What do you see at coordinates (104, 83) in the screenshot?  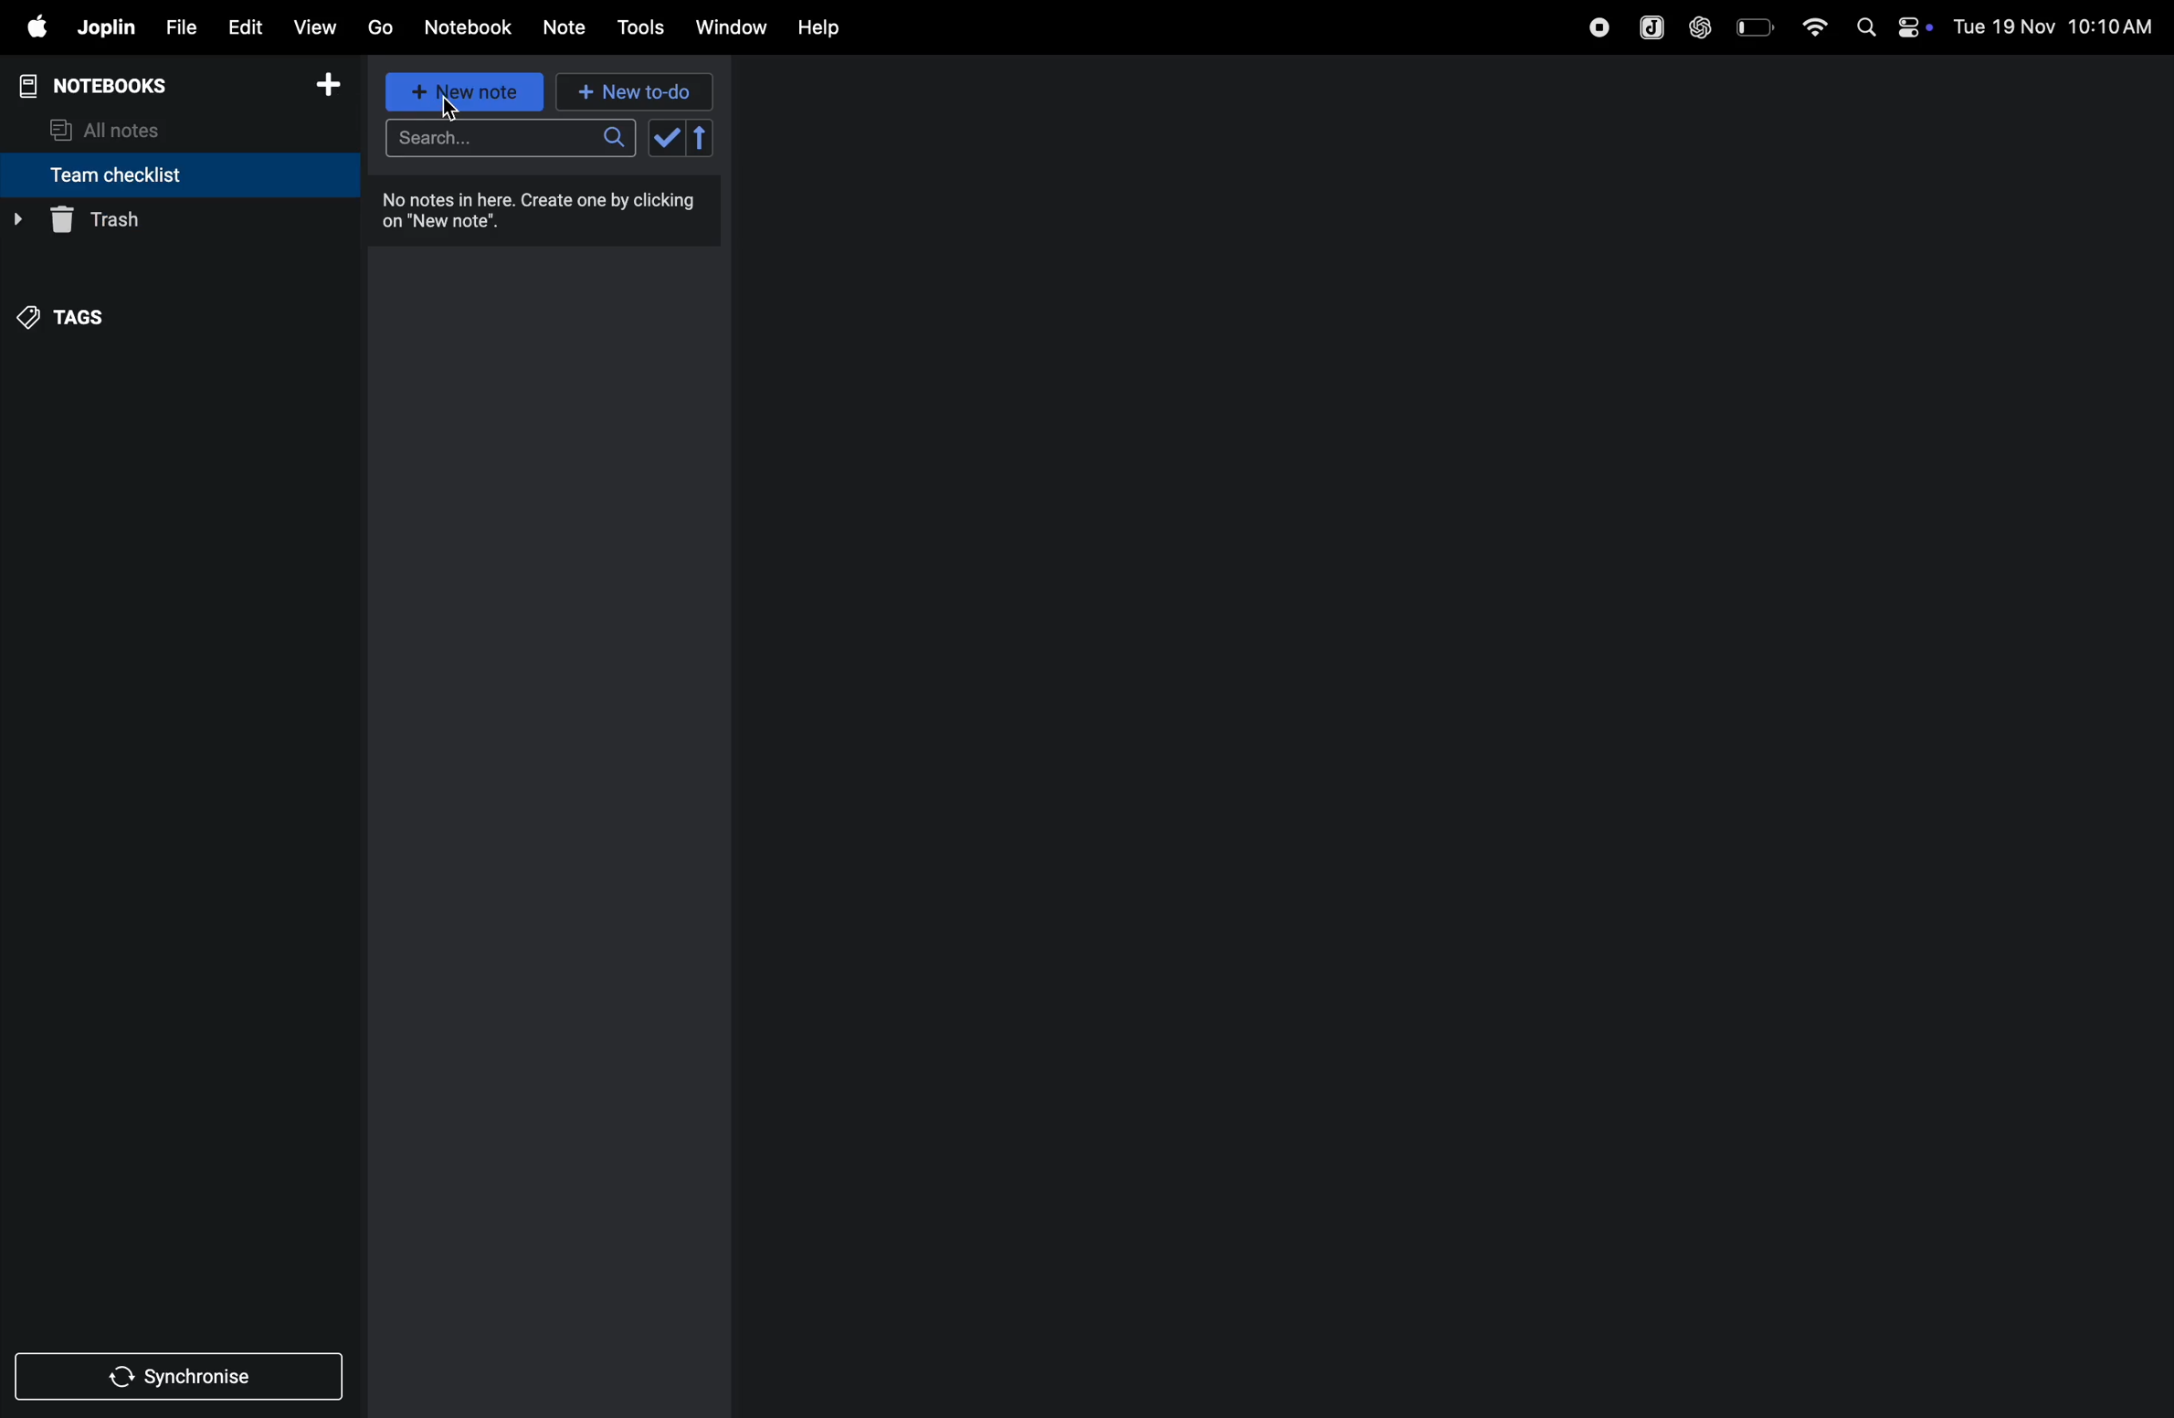 I see `notebooks` at bounding box center [104, 83].